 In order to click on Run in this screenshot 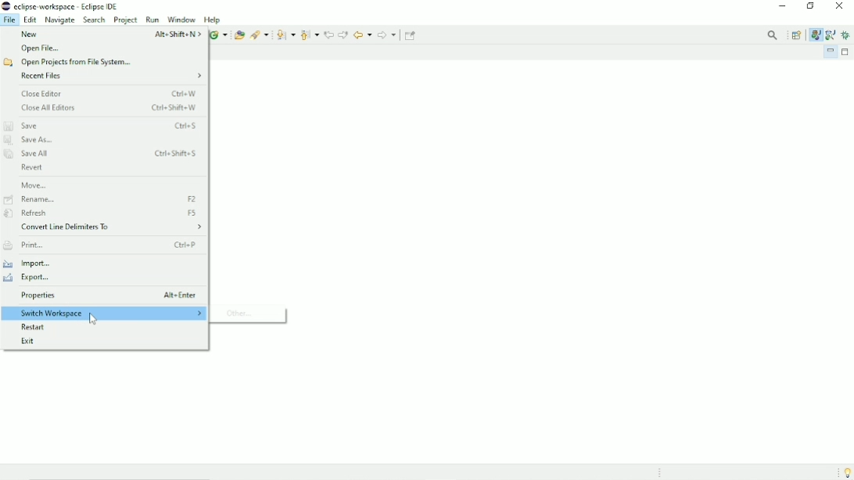, I will do `click(152, 20)`.